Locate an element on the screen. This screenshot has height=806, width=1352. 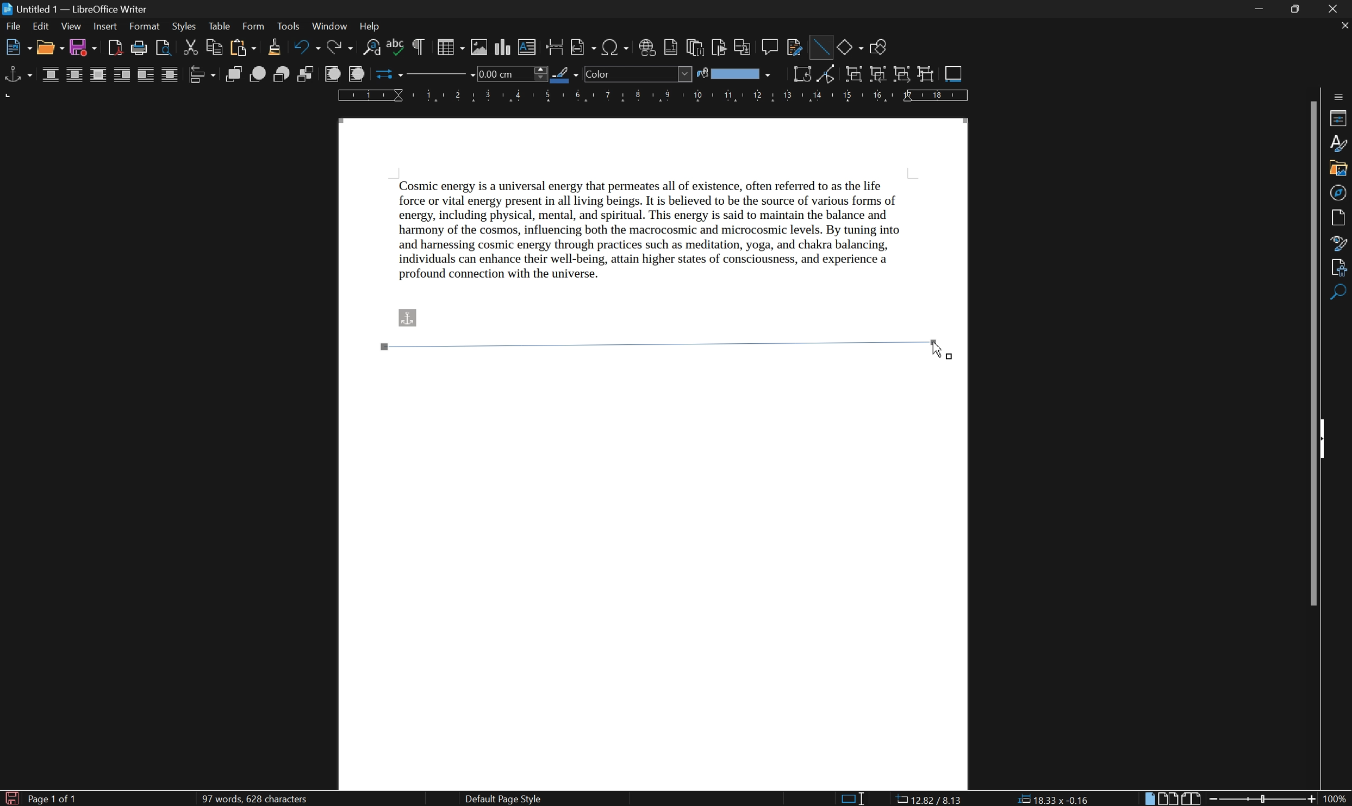
clone formatting is located at coordinates (274, 47).